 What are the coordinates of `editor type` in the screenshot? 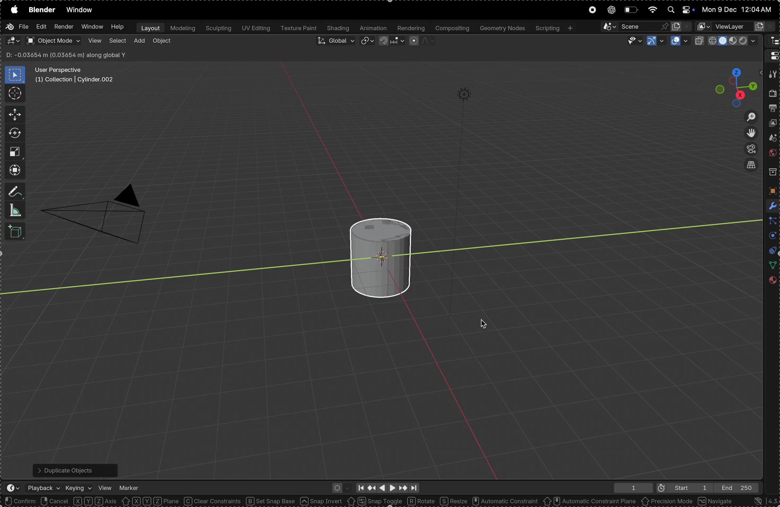 It's located at (772, 41).